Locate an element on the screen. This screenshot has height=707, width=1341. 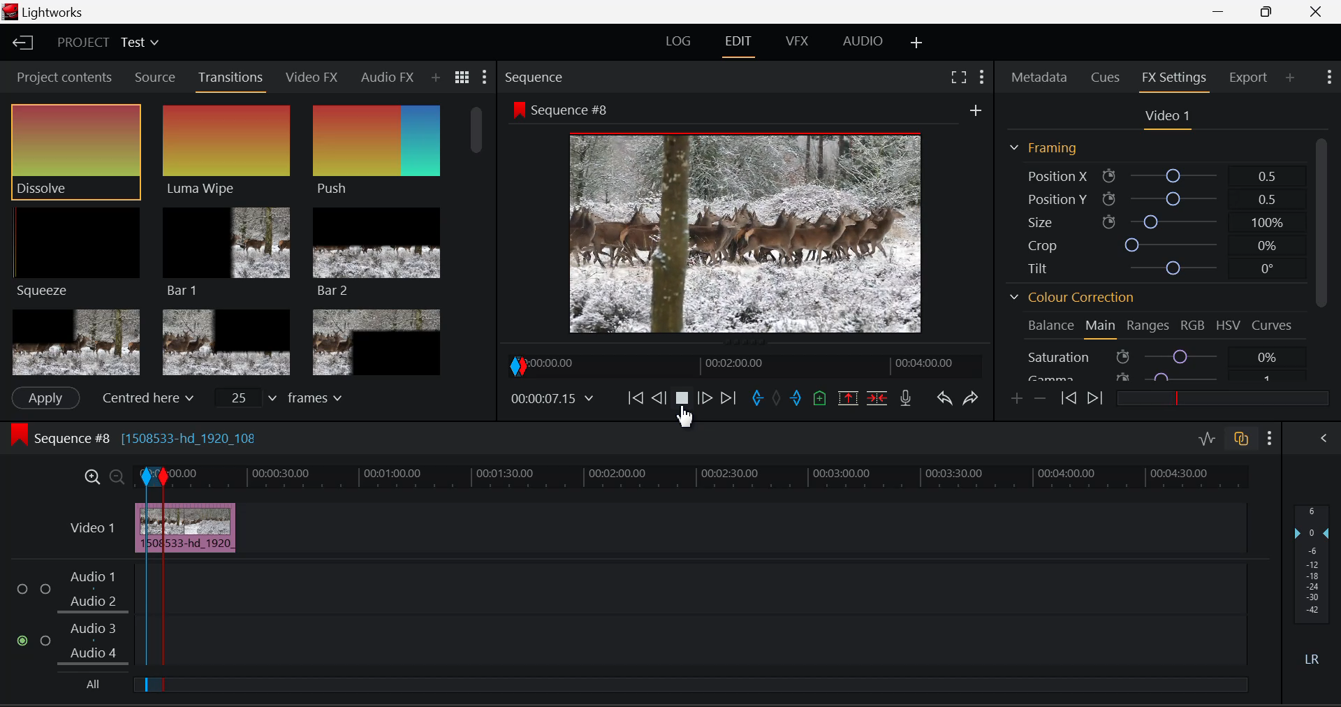
Audio 4 is located at coordinates (94, 653).